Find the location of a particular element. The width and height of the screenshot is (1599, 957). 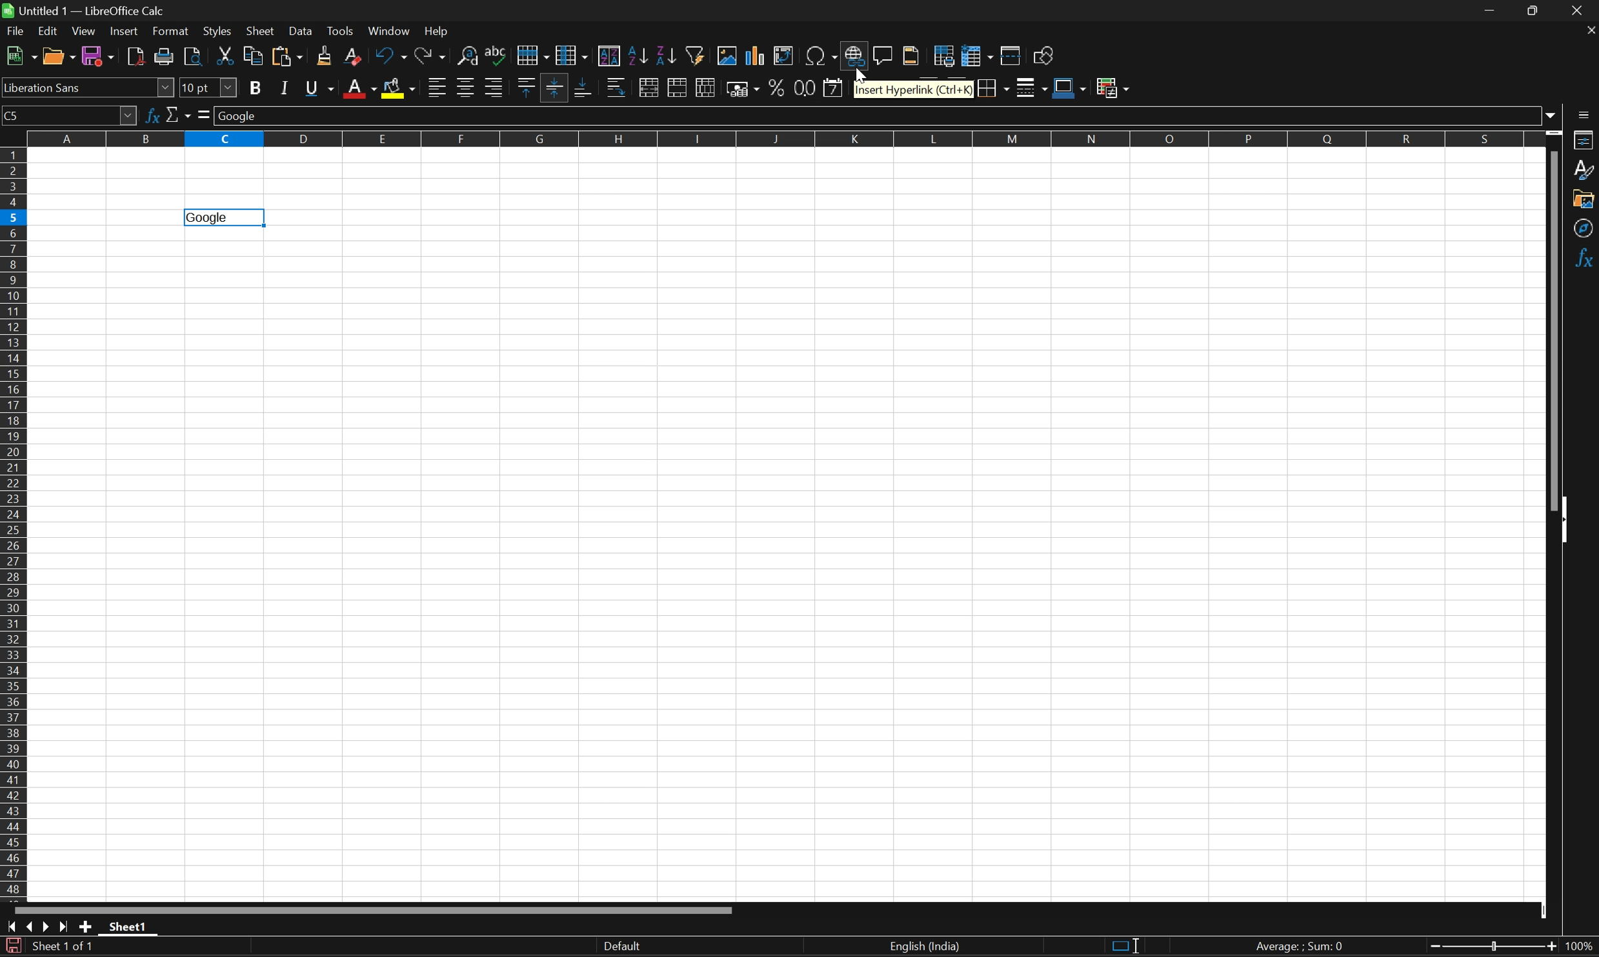

Spelling is located at coordinates (498, 50).